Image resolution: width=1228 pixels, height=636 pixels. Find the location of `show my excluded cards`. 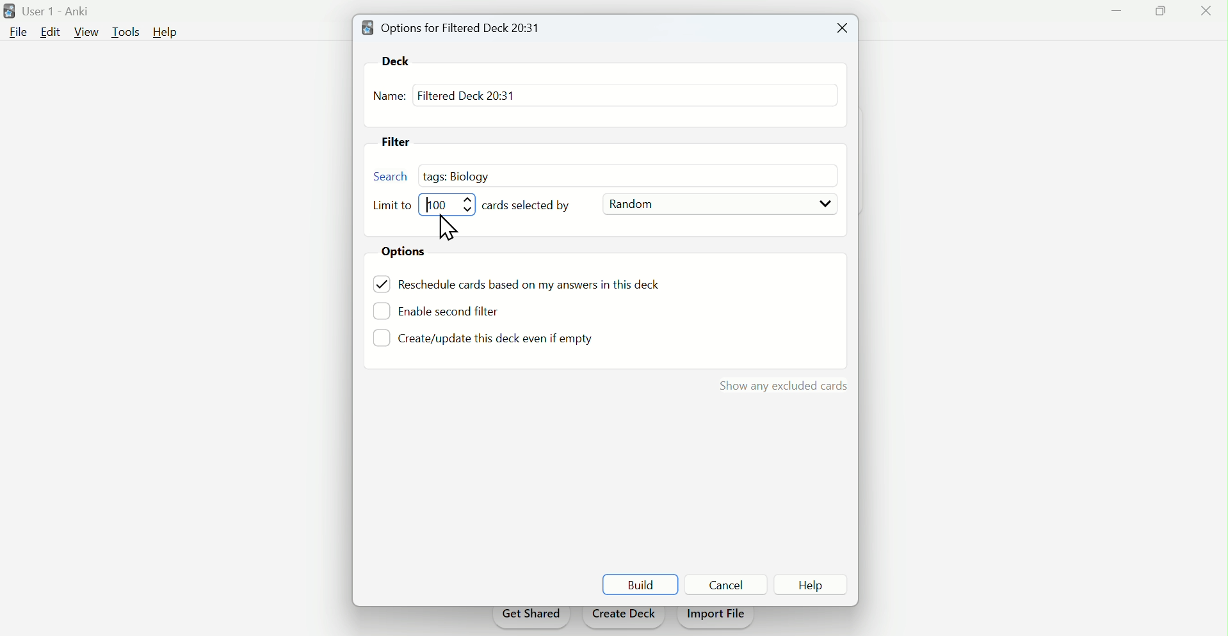

show my excluded cards is located at coordinates (780, 386).